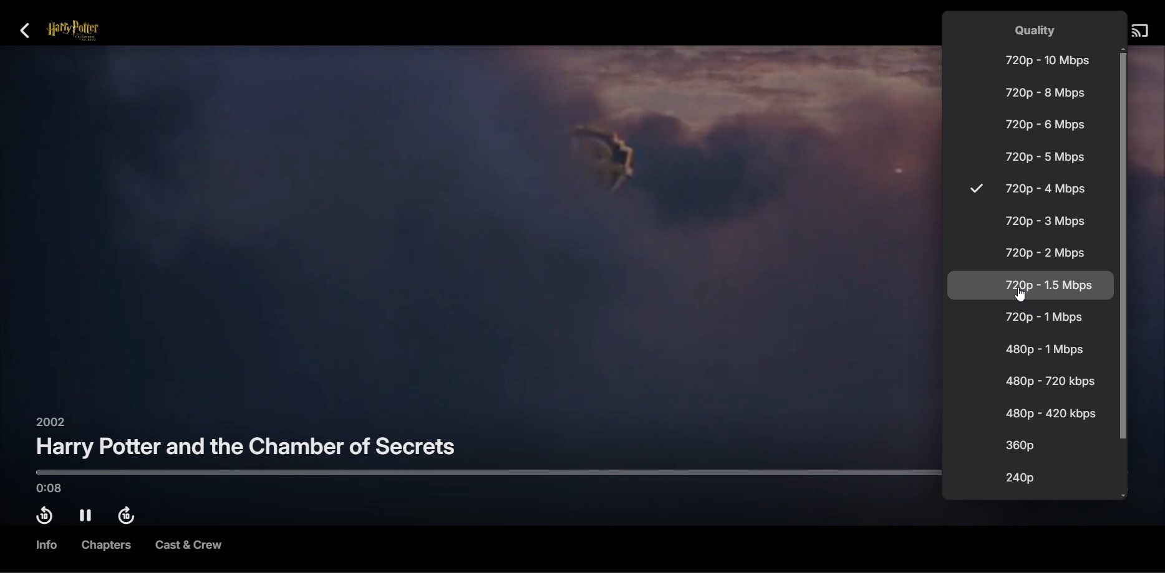 The width and height of the screenshot is (1165, 573). I want to click on 720p - 8Mbps, so click(1043, 92).